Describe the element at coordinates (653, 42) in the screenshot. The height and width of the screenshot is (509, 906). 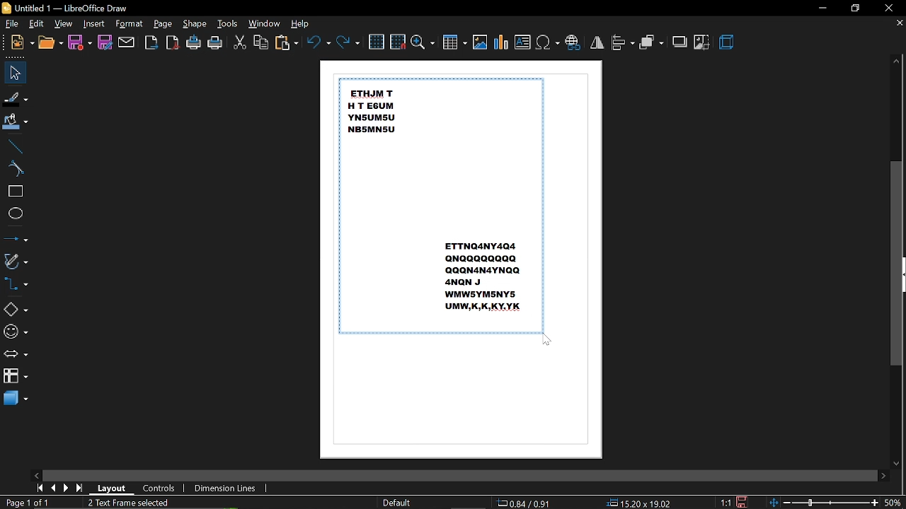
I see `arrange` at that location.